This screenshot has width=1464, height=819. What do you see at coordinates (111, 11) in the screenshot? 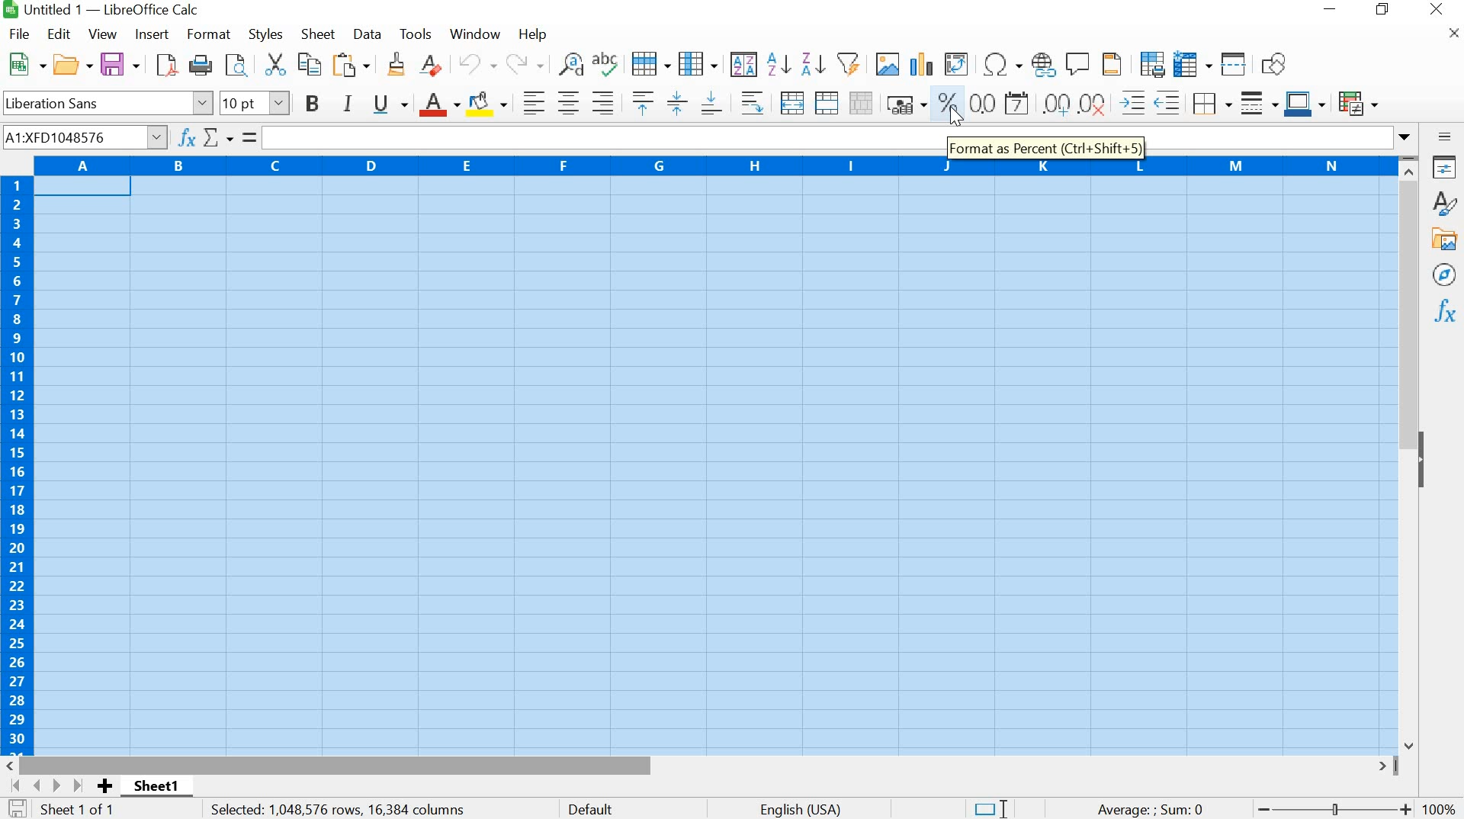
I see `Untitled 1 - LibreOffice Calc` at bounding box center [111, 11].